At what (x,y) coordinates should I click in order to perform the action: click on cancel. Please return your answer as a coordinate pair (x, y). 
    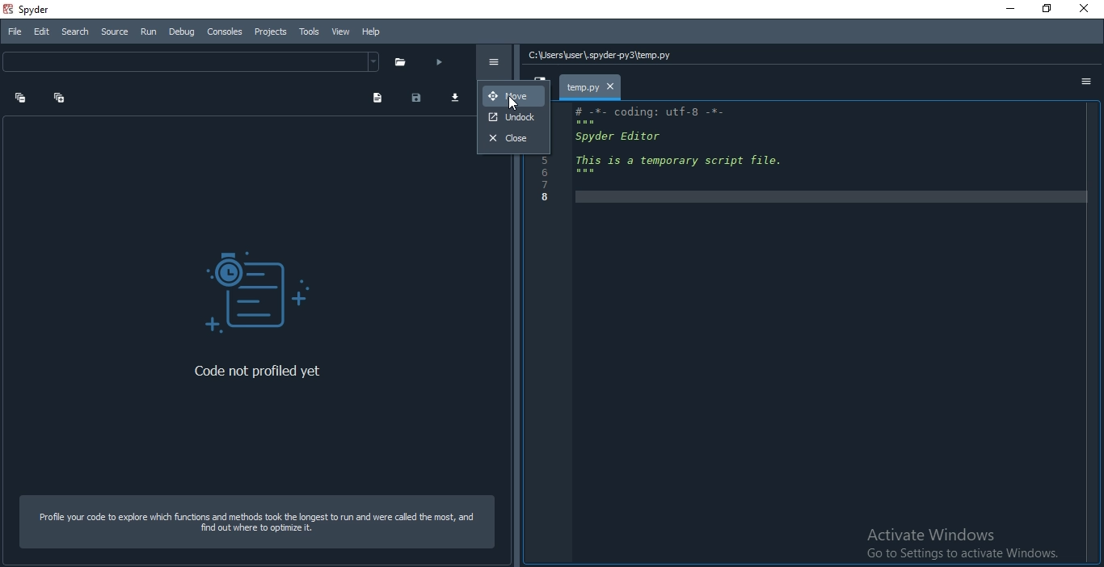
    Looking at the image, I should click on (1085, 9).